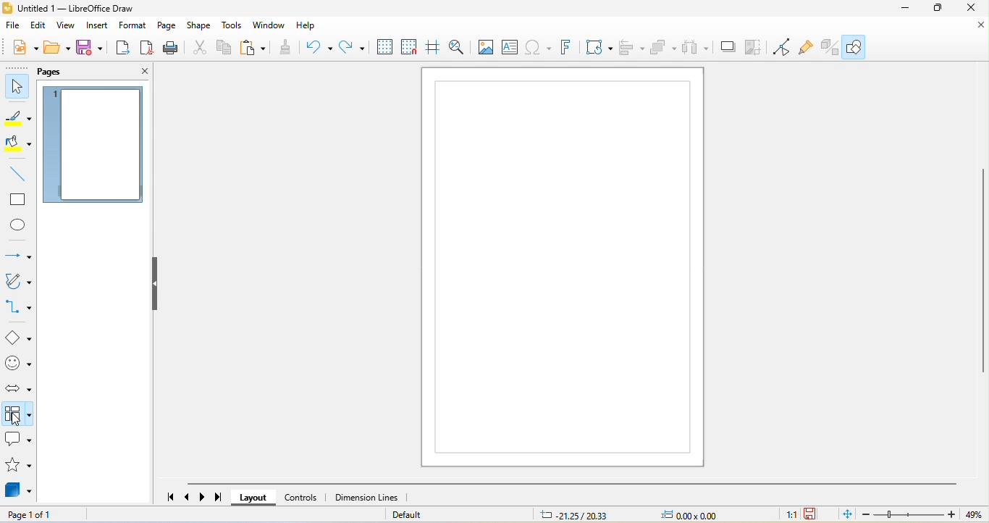 The height and width of the screenshot is (523, 989). Describe the element at coordinates (270, 28) in the screenshot. I see `window` at that location.